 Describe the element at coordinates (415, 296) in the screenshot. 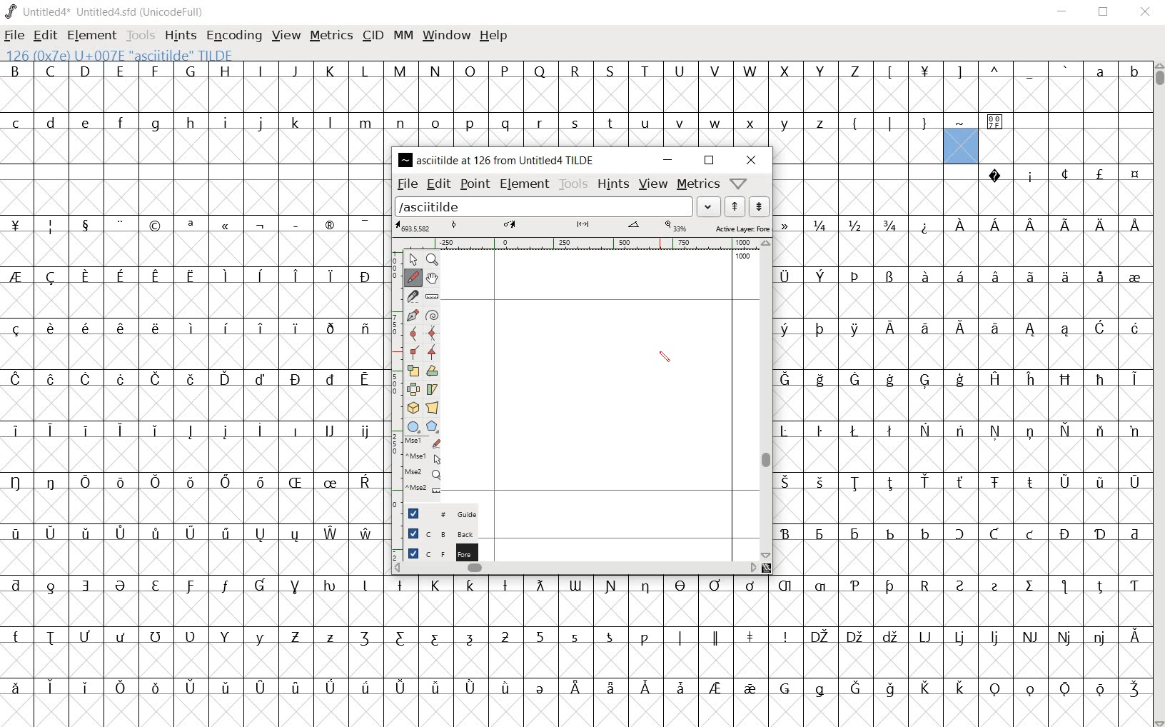

I see `cut splines in two` at that location.